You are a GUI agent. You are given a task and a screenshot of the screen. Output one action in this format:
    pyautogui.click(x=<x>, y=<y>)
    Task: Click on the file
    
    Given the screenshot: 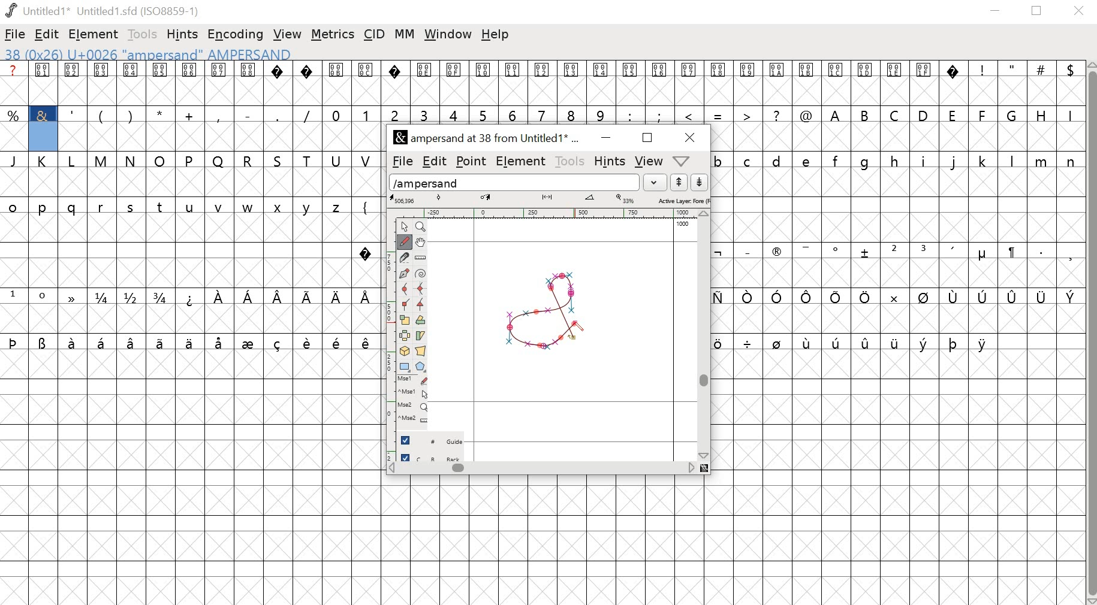 What is the action you would take?
    pyautogui.click(x=16, y=34)
    